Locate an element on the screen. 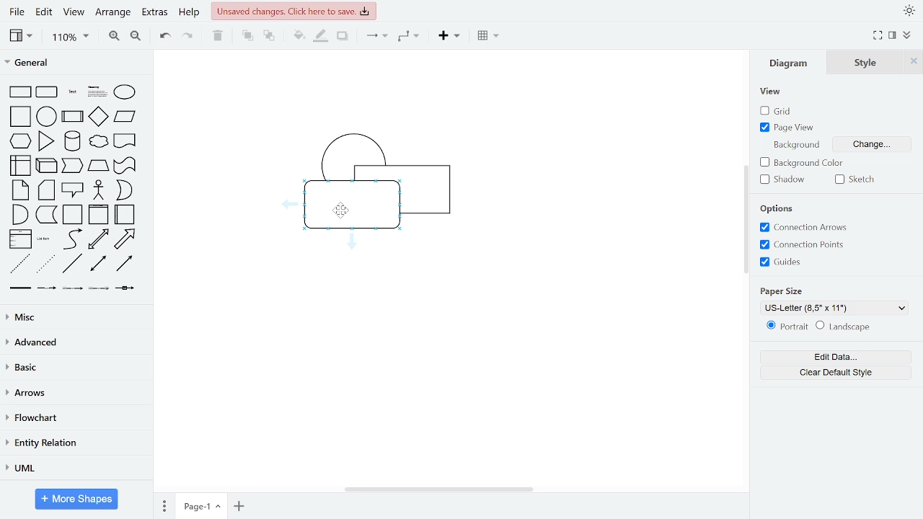 This screenshot has height=519, width=923. dashed line is located at coordinates (19, 264).